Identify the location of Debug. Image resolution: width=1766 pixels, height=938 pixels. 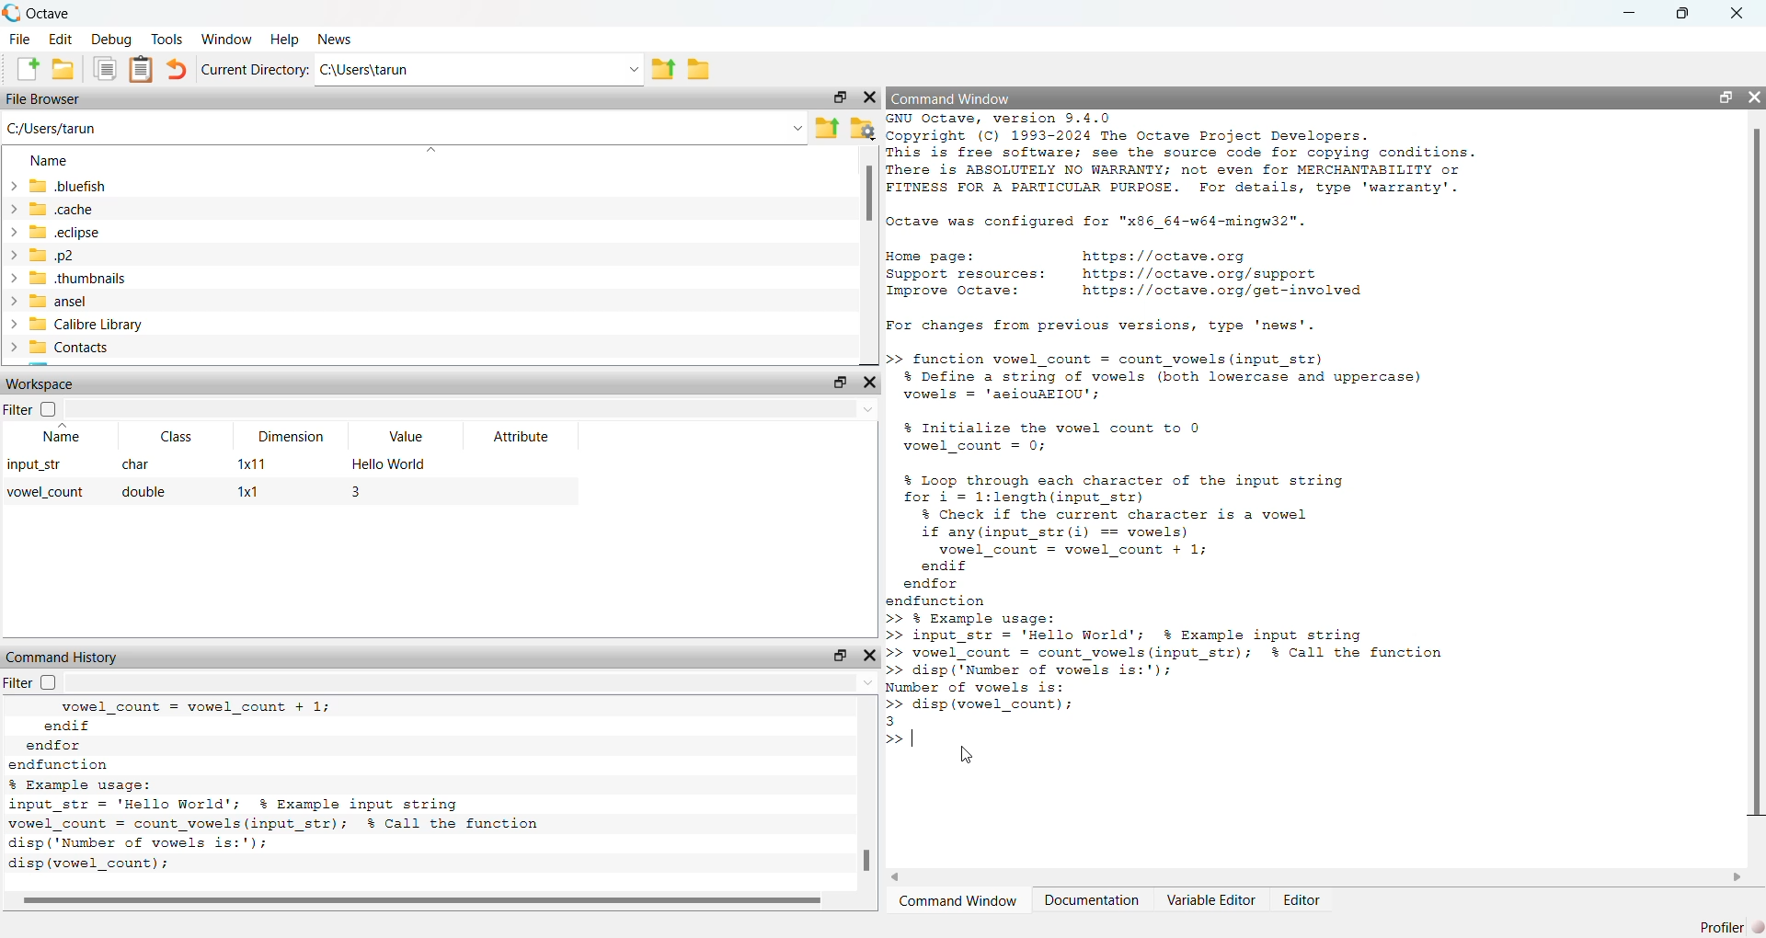
(113, 38).